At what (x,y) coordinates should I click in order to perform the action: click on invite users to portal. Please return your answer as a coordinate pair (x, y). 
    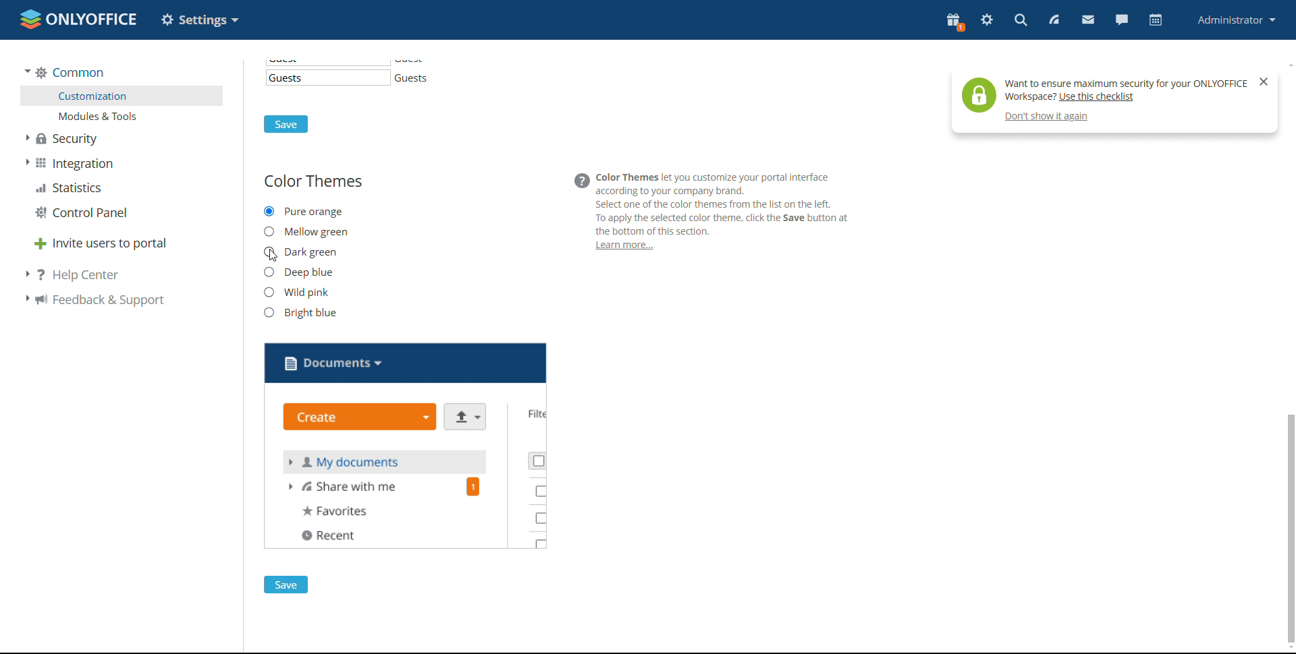
    Looking at the image, I should click on (101, 242).